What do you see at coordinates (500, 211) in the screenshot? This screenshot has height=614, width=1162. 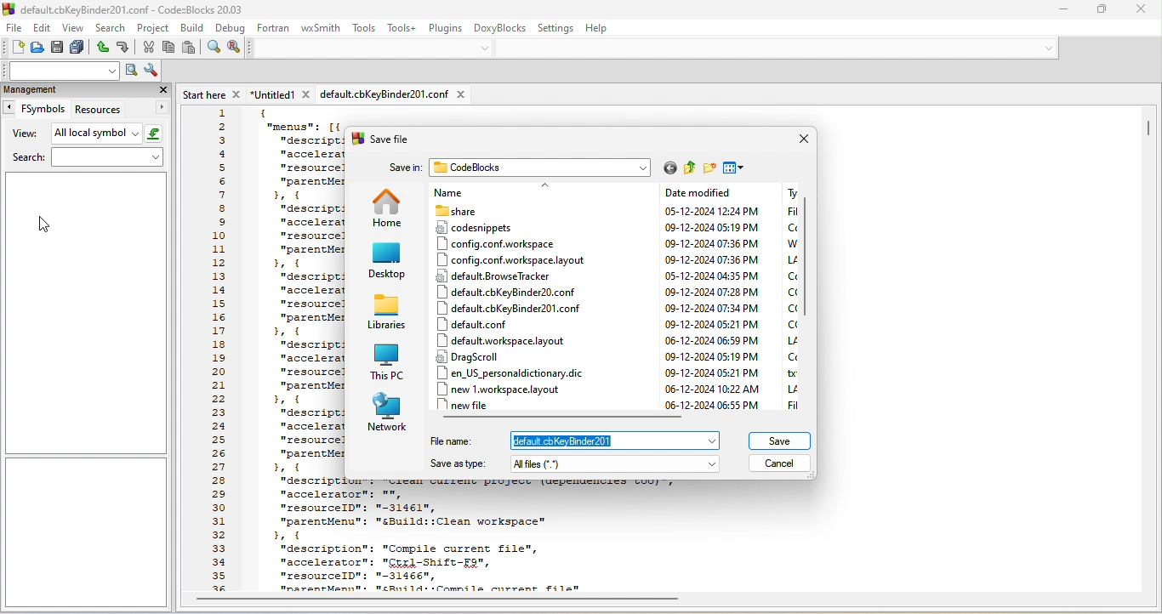 I see `share` at bounding box center [500, 211].